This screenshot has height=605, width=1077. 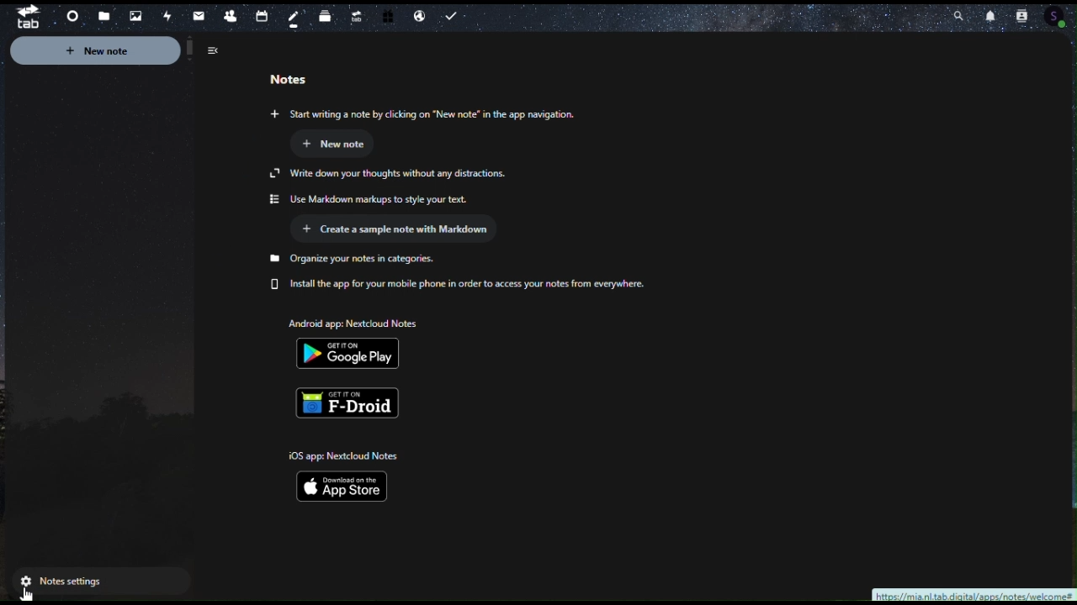 I want to click on Photos, so click(x=132, y=14).